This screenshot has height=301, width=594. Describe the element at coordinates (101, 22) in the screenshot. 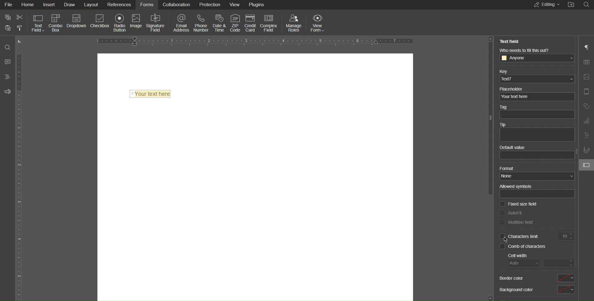

I see `Checkbox` at that location.